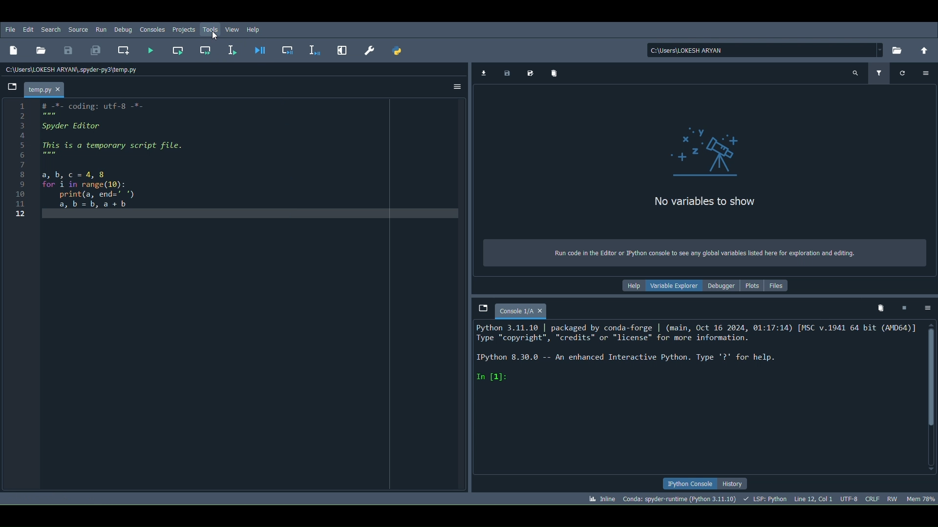  Describe the element at coordinates (924, 49) in the screenshot. I see `Change to parent directory` at that location.